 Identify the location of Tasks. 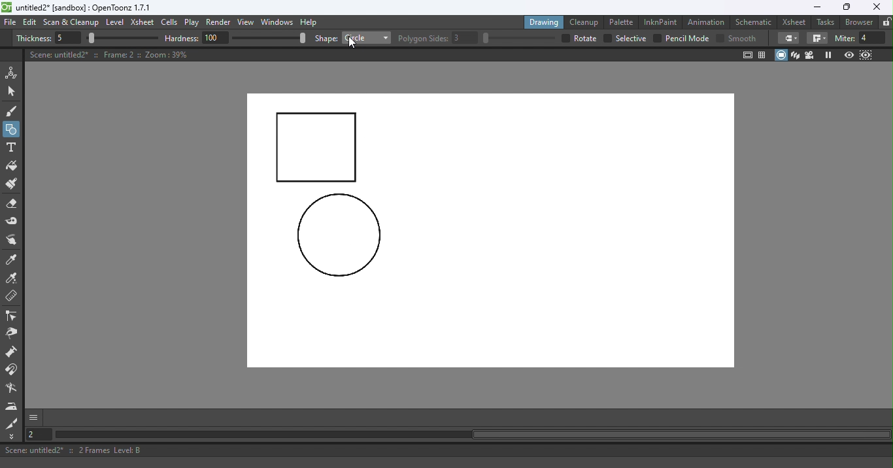
(826, 22).